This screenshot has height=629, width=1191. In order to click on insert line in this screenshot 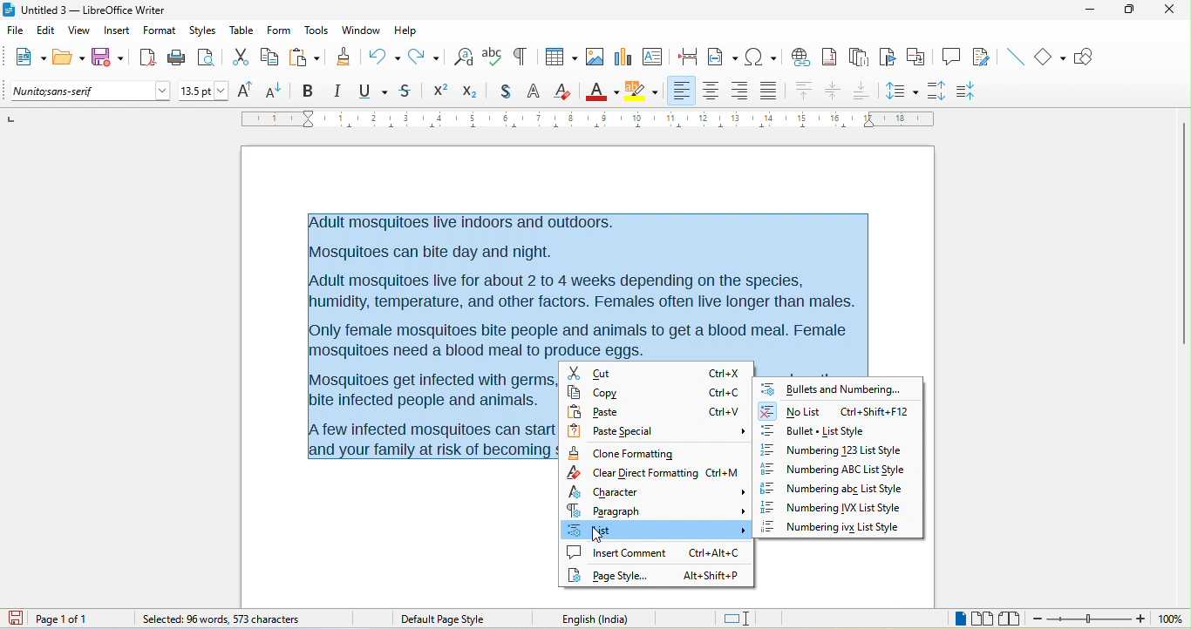, I will do `click(1014, 56)`.